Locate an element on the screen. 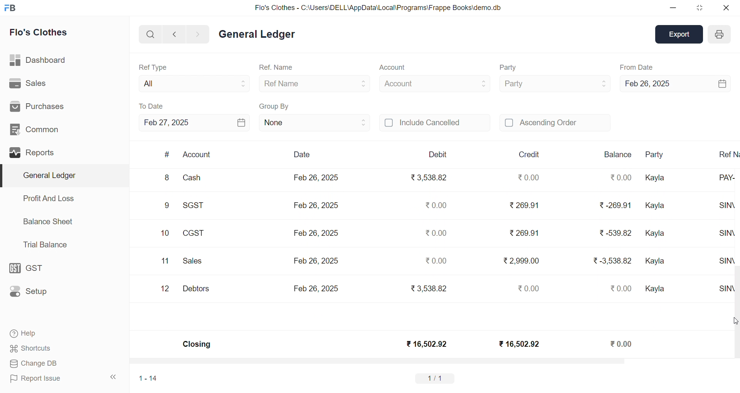  ₹269.91 is located at coordinates (525, 206).